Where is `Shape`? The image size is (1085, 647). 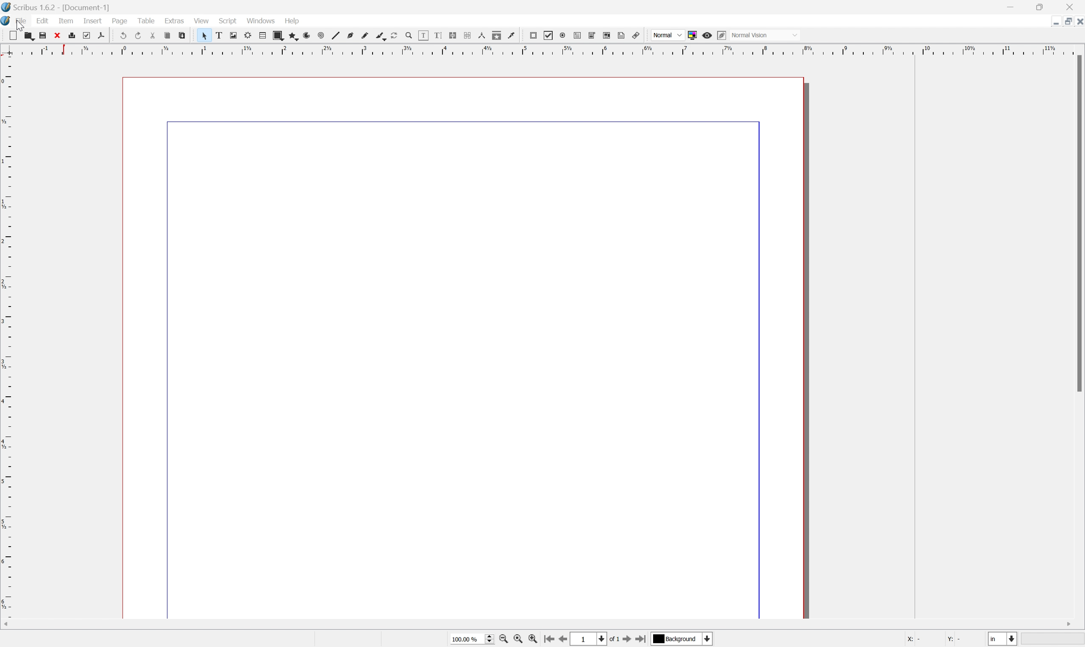
Shape is located at coordinates (275, 35).